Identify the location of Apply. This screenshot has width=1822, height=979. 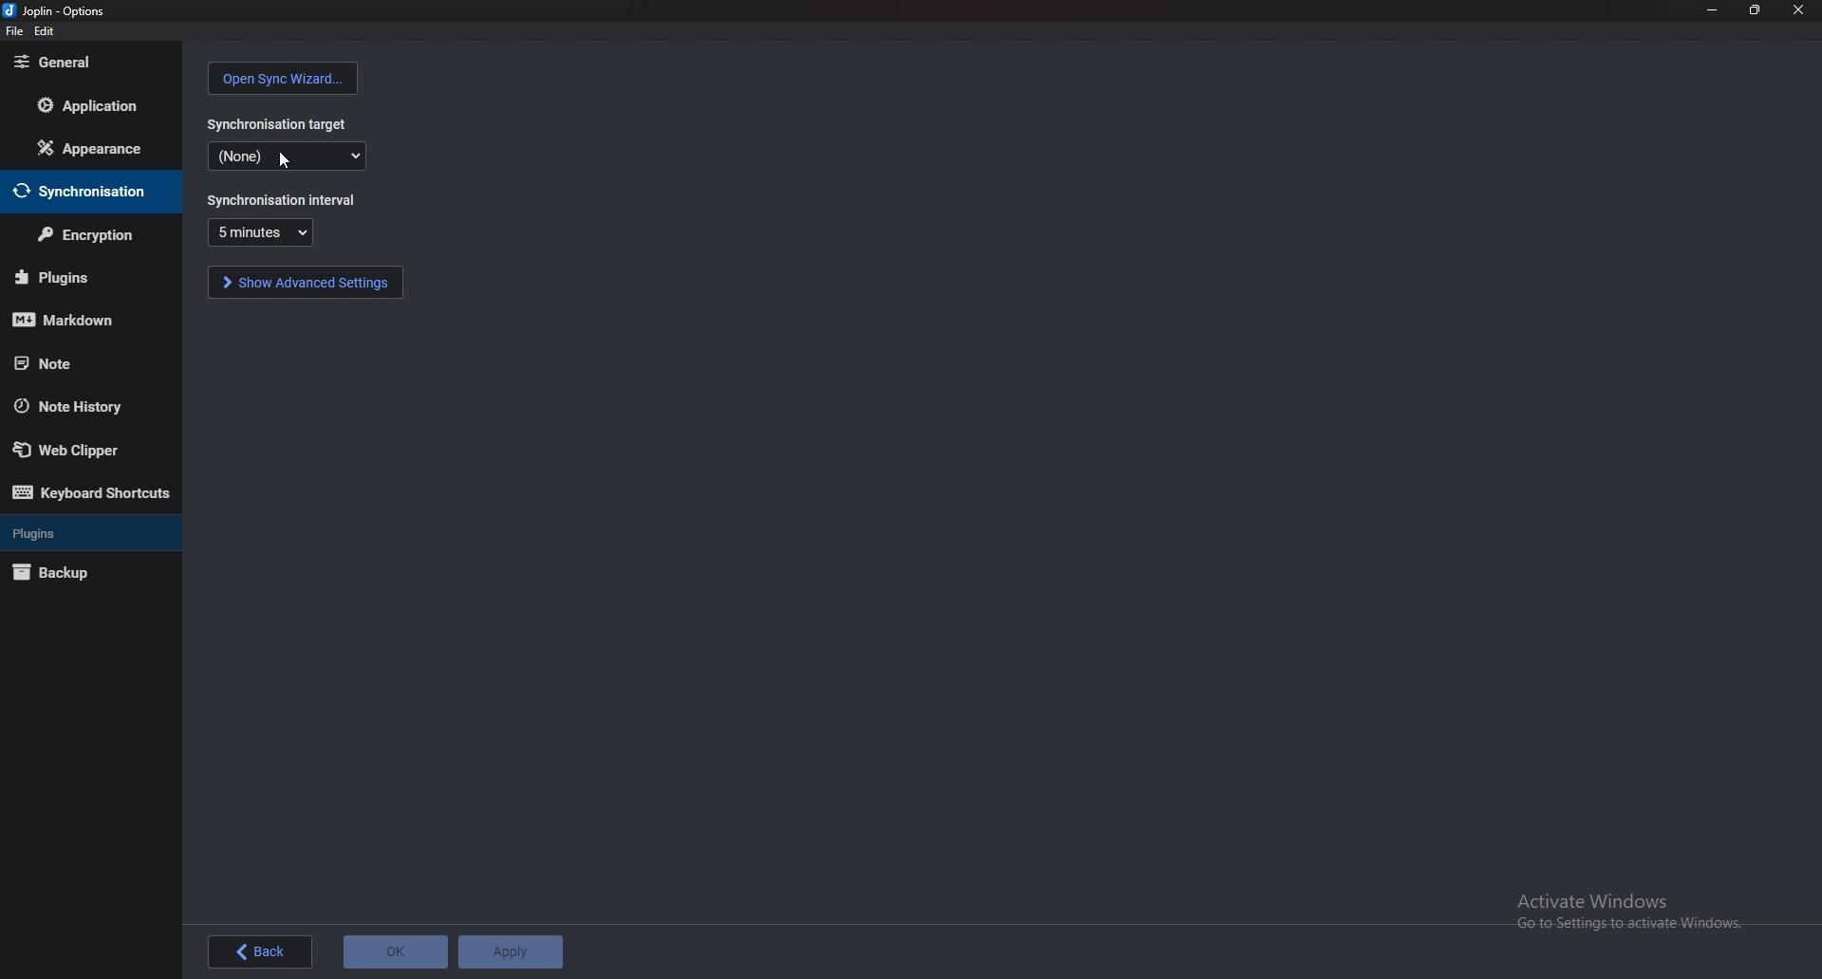
(511, 951).